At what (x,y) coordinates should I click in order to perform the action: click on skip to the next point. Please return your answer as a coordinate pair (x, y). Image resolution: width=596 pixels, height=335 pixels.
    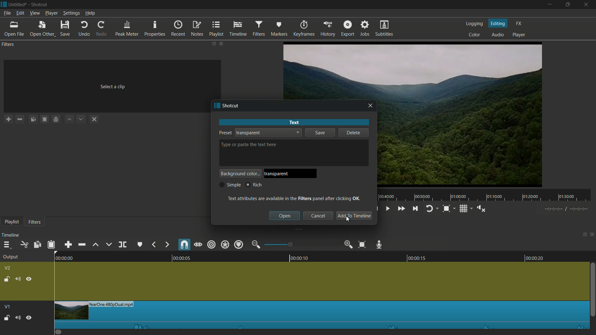
    Looking at the image, I should click on (416, 209).